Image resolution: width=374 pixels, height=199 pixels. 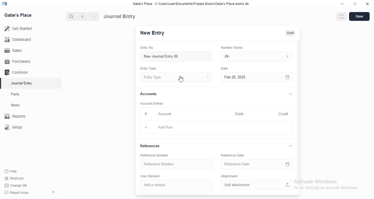 I want to click on calender, so click(x=288, y=77).